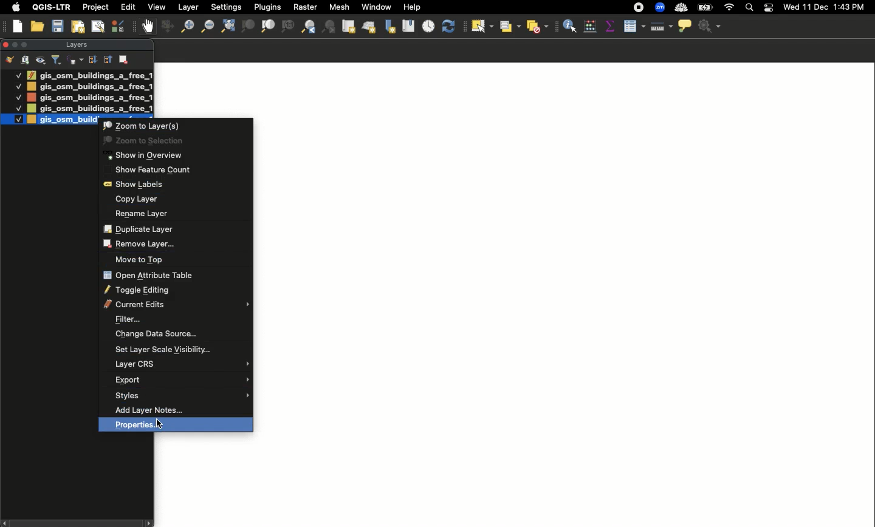  I want to click on Save, so click(58, 27).